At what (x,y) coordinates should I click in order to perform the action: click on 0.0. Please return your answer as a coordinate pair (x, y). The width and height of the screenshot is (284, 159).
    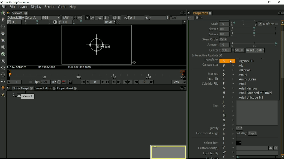
    Looking at the image, I should click on (224, 34).